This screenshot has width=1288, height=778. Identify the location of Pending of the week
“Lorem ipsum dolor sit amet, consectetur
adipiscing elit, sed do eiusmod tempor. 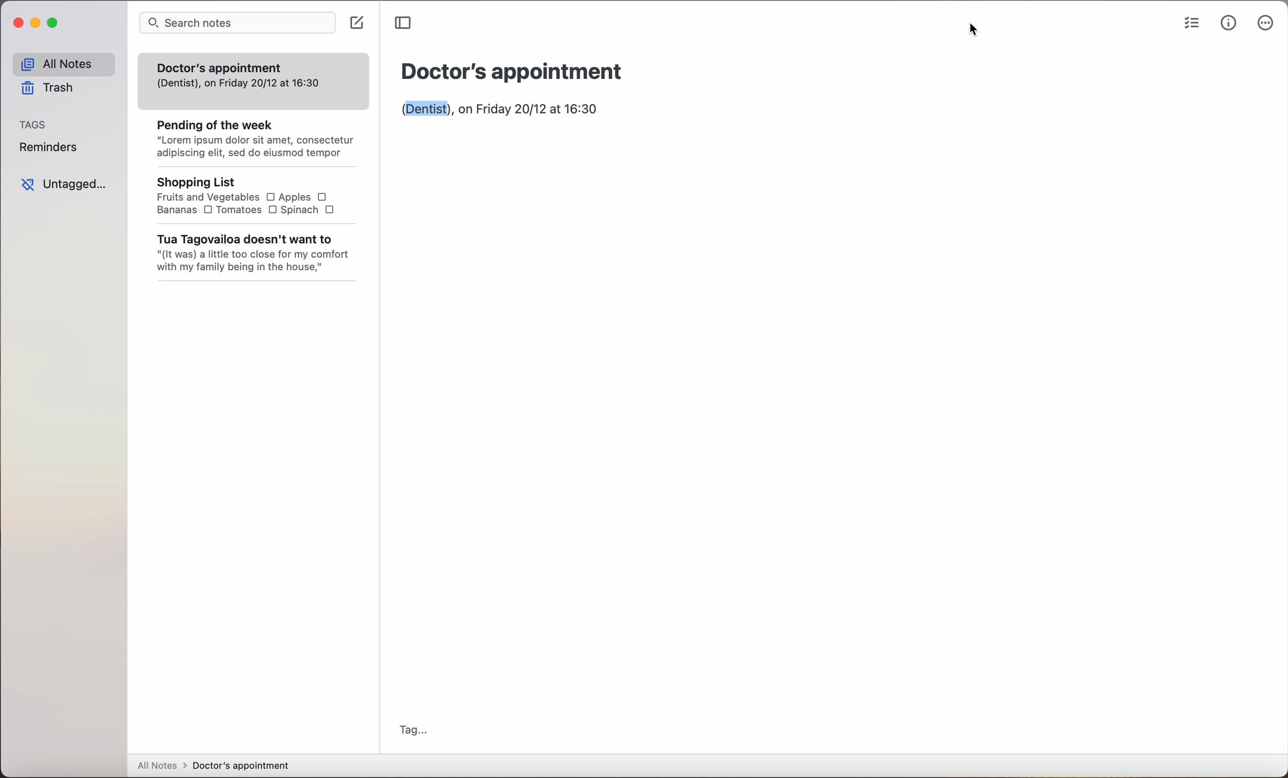
(248, 135).